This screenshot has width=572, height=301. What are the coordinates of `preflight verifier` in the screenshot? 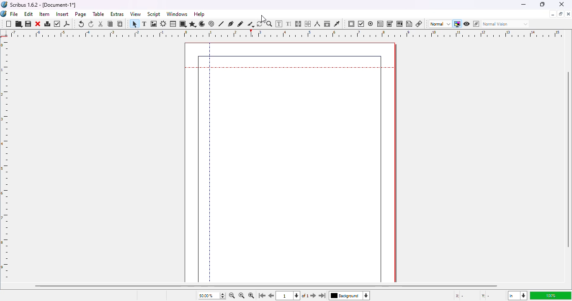 It's located at (58, 24).